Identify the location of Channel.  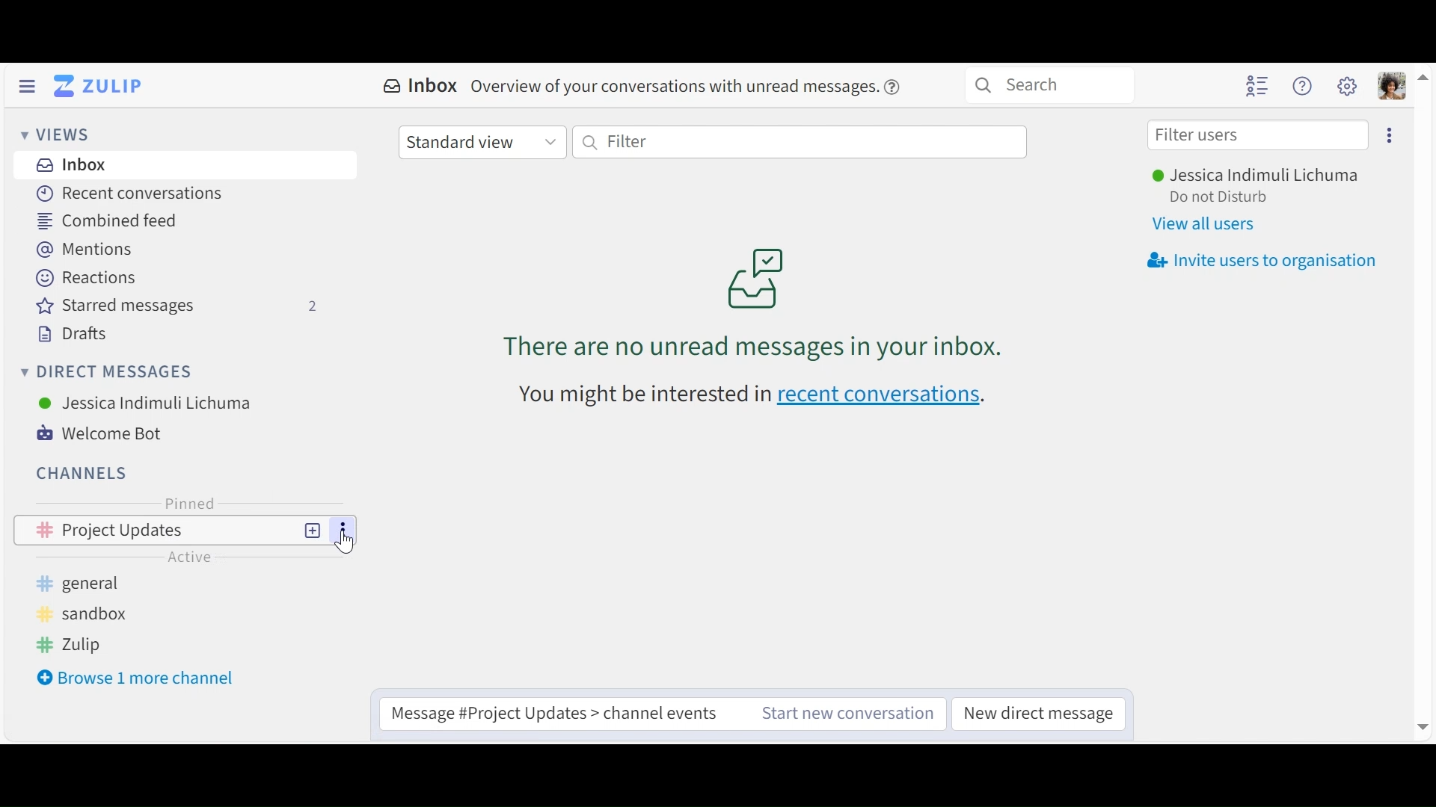
(185, 530).